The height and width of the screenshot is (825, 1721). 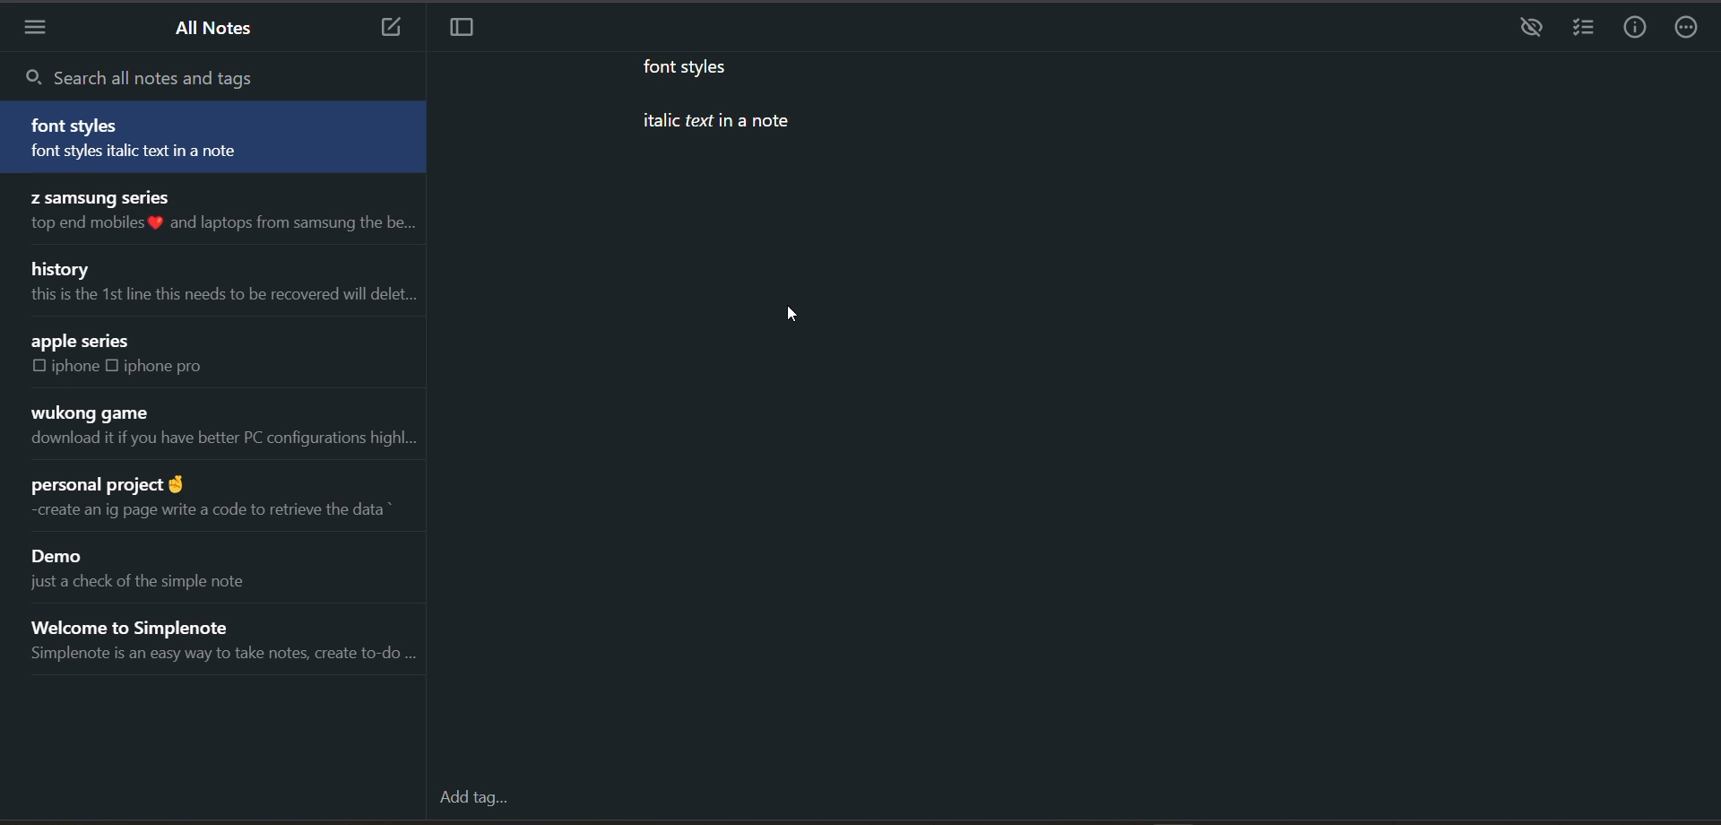 What do you see at coordinates (167, 74) in the screenshot?
I see `search` at bounding box center [167, 74].